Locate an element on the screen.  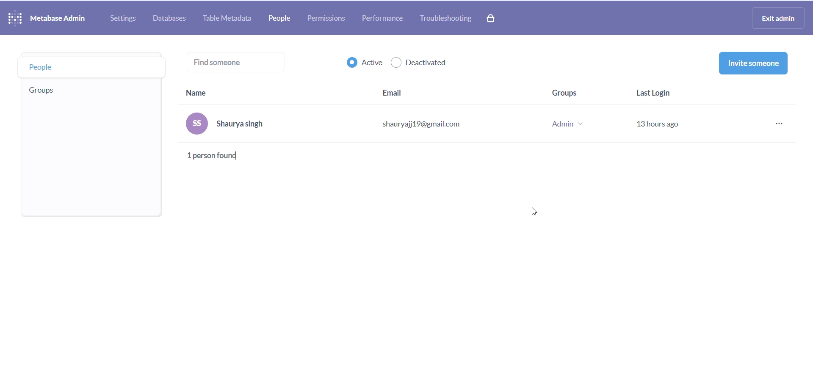
paid version is located at coordinates (492, 18).